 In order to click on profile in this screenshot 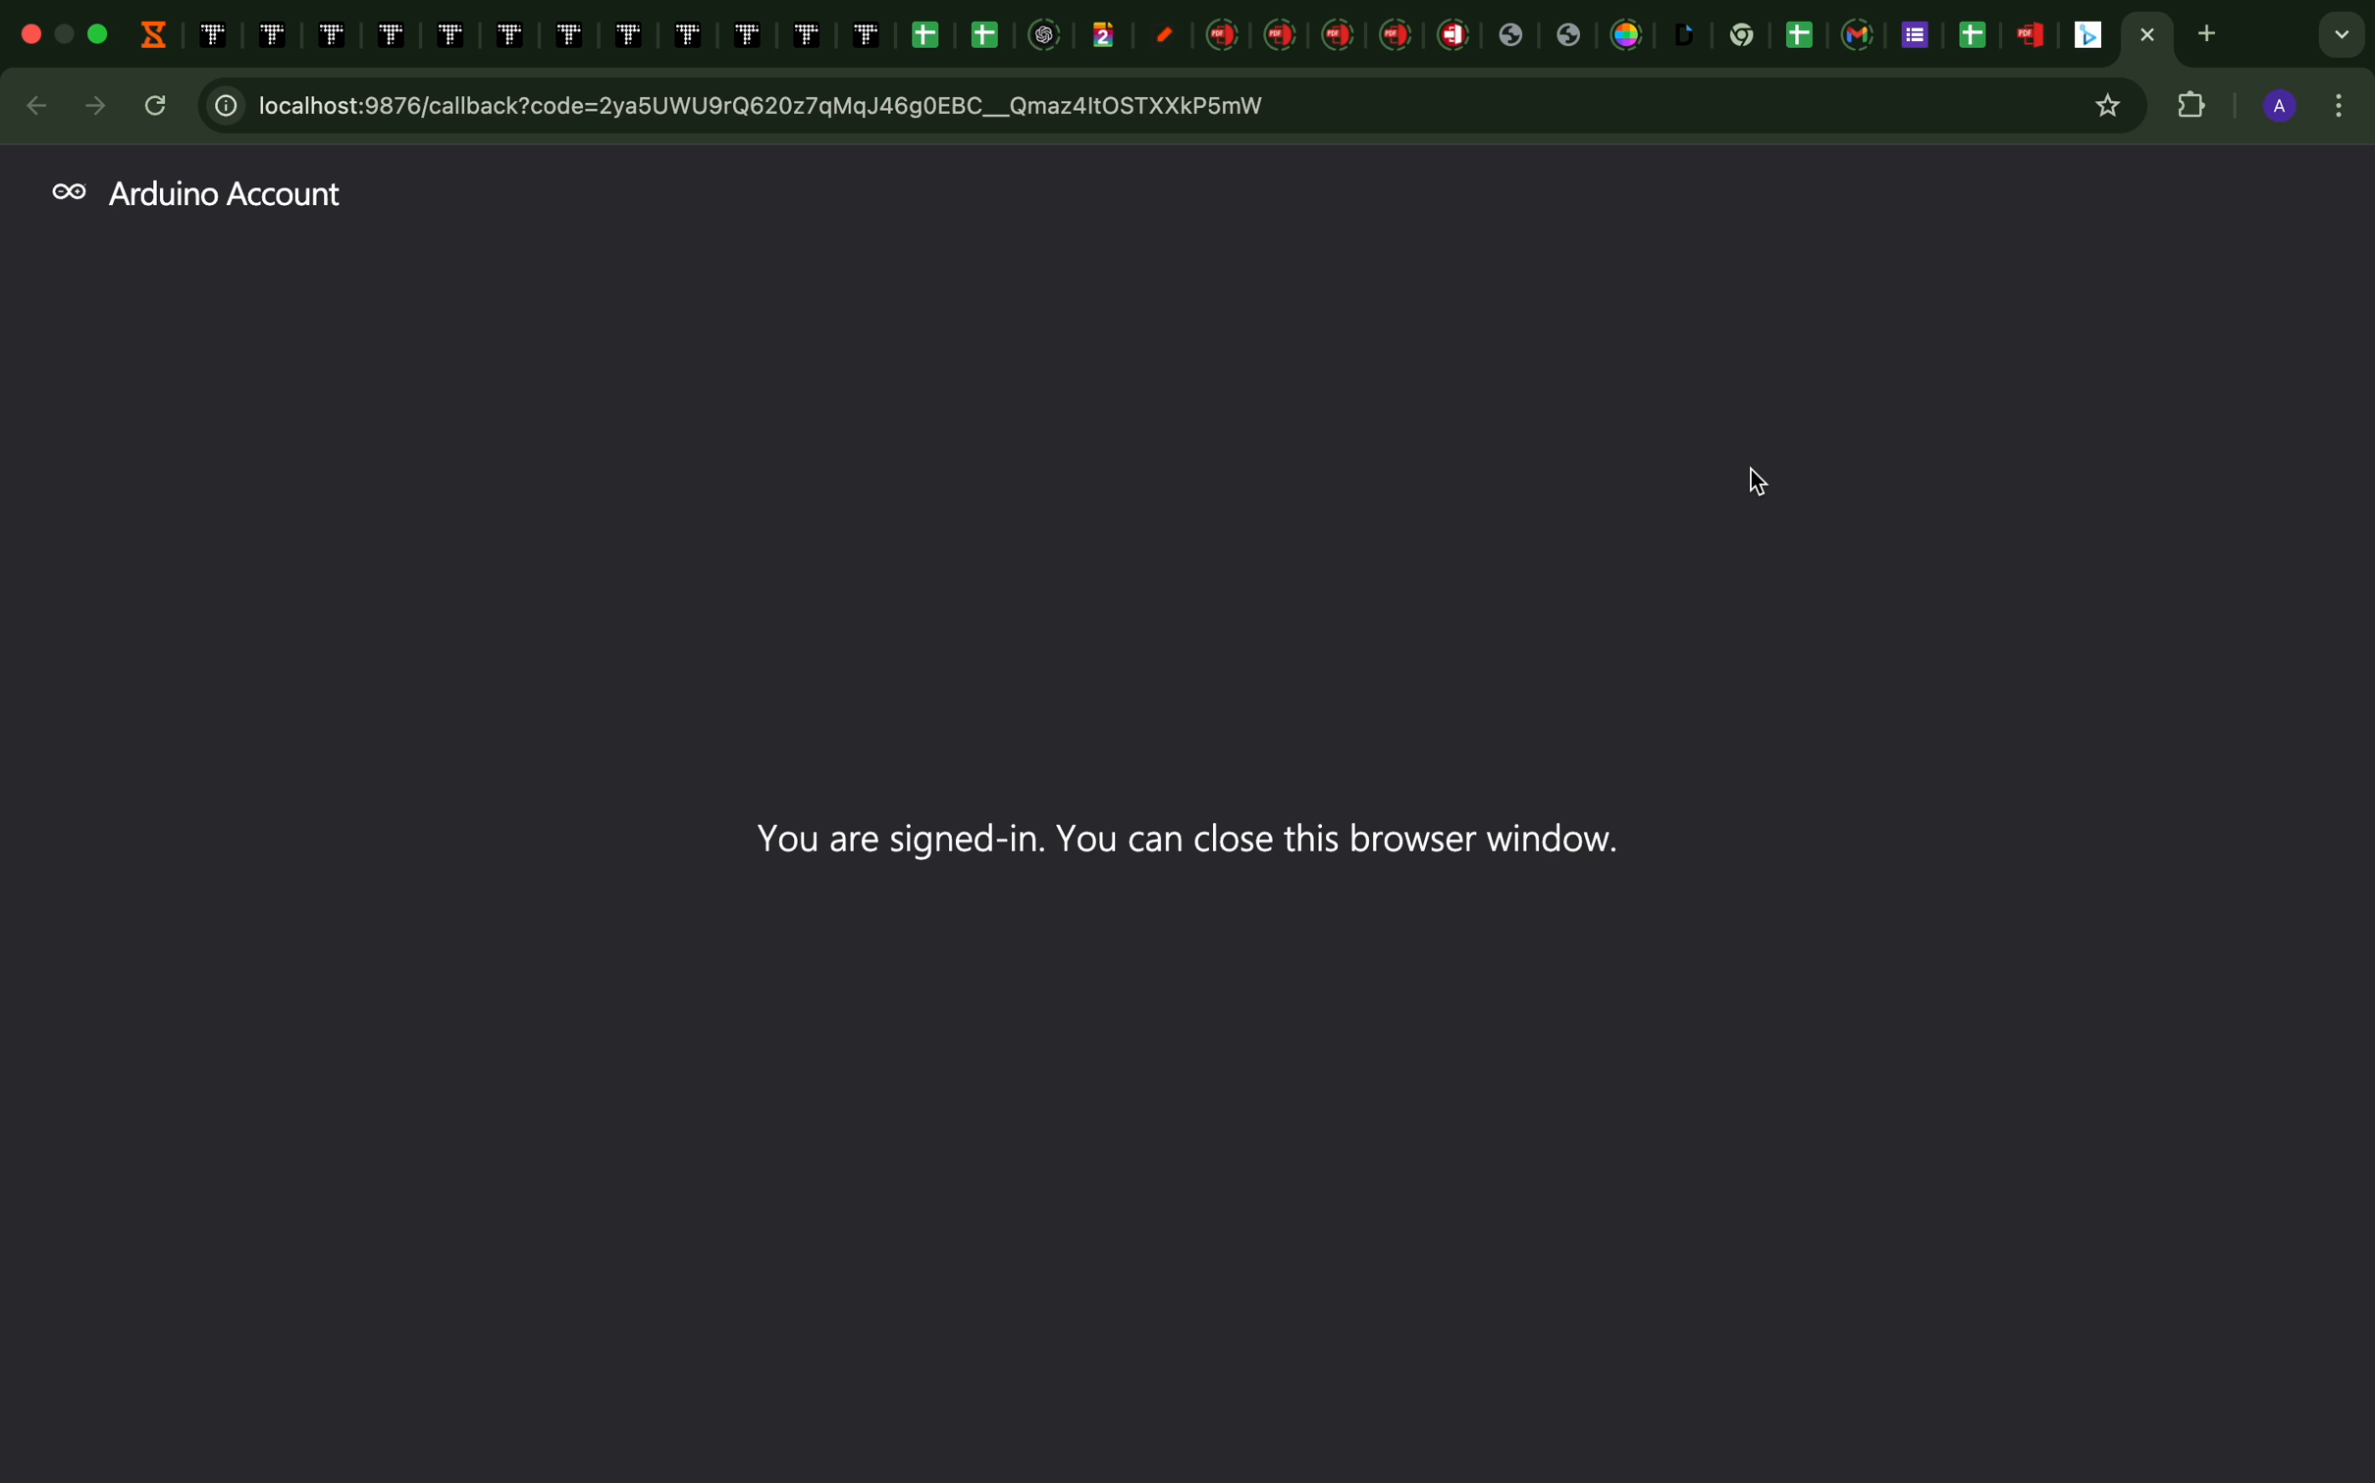, I will do `click(2279, 109)`.